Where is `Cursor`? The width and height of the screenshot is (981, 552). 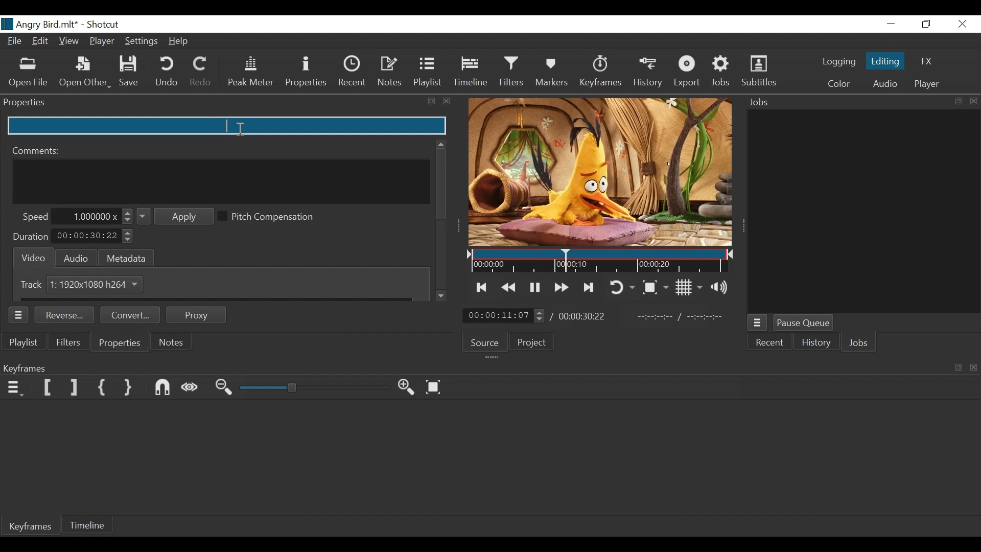 Cursor is located at coordinates (566, 261).